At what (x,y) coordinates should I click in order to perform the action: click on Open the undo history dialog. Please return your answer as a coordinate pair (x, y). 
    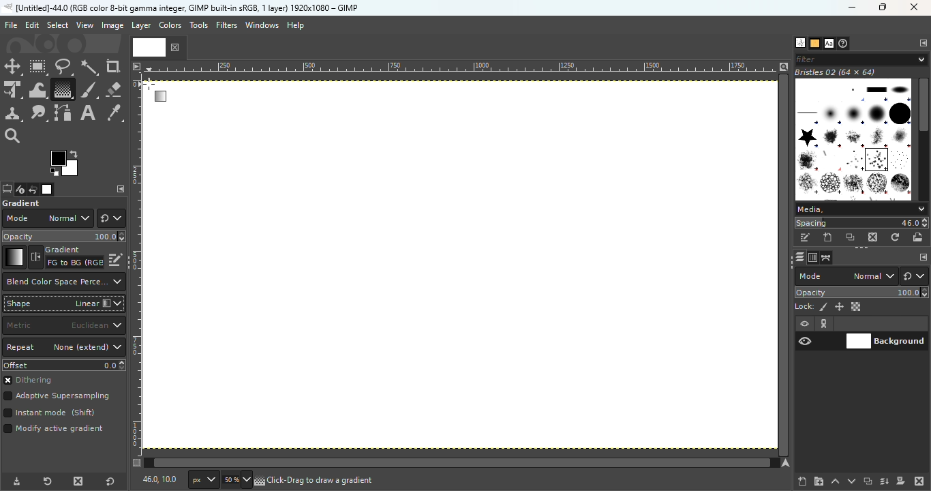
    Looking at the image, I should click on (33, 189).